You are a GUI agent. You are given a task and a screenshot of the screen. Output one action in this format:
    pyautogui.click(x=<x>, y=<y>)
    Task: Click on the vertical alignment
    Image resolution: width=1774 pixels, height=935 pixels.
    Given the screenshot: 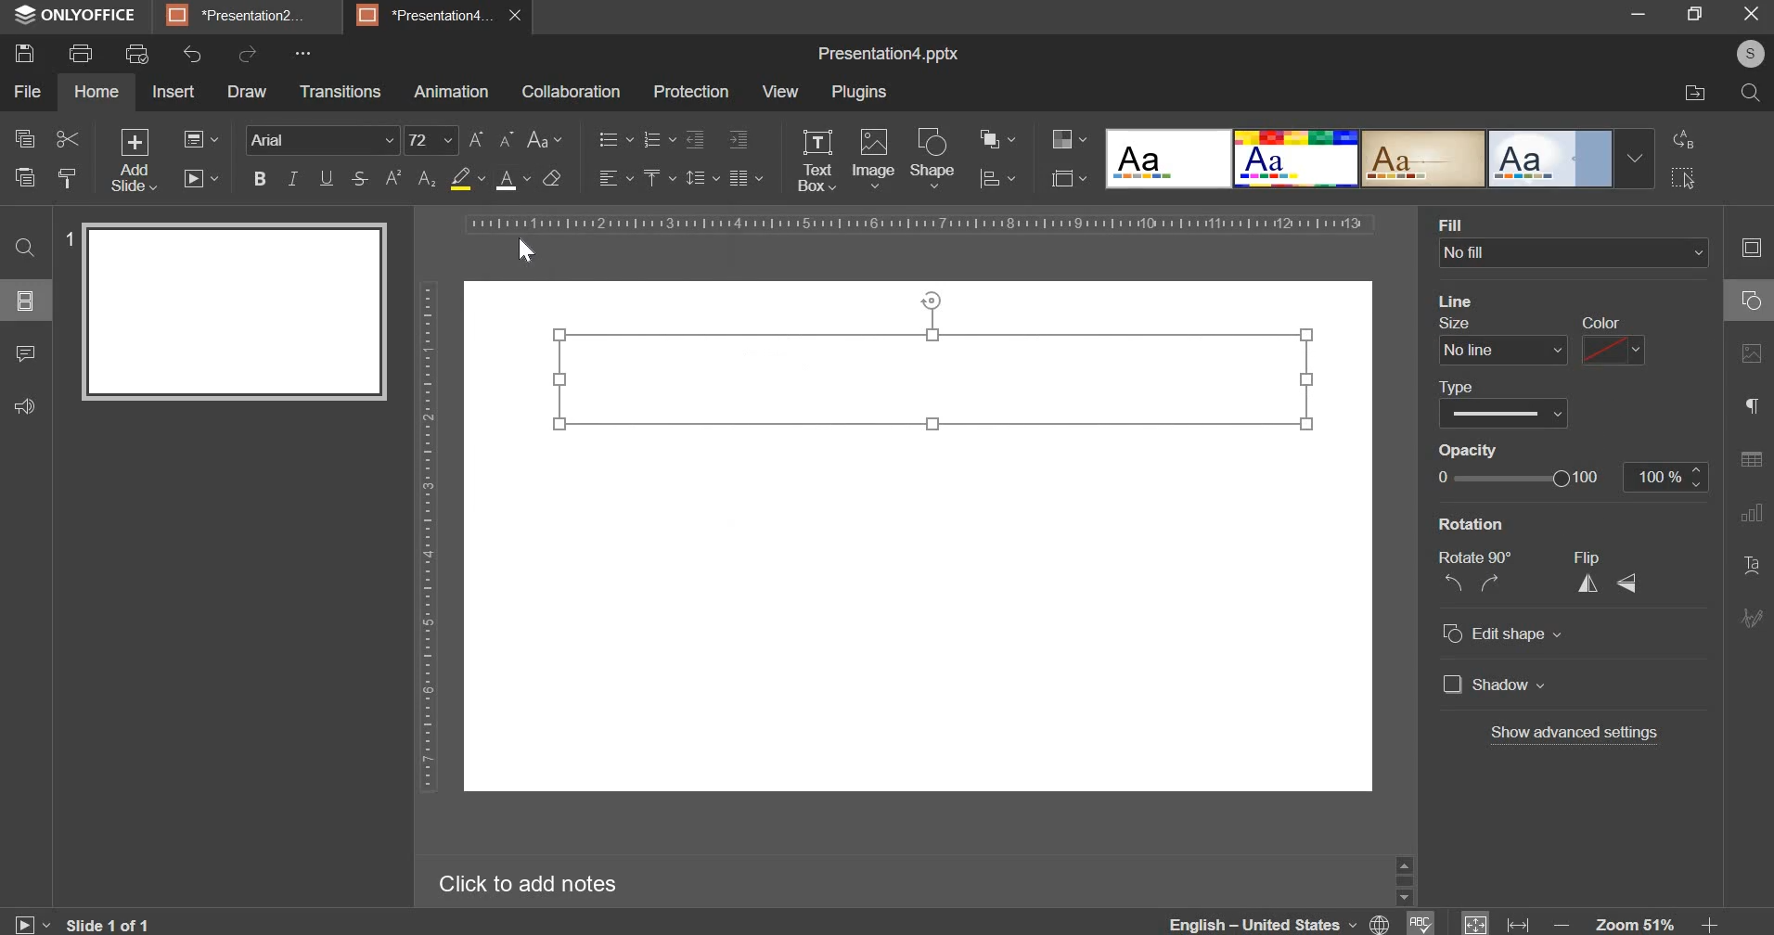 What is the action you would take?
    pyautogui.click(x=659, y=178)
    